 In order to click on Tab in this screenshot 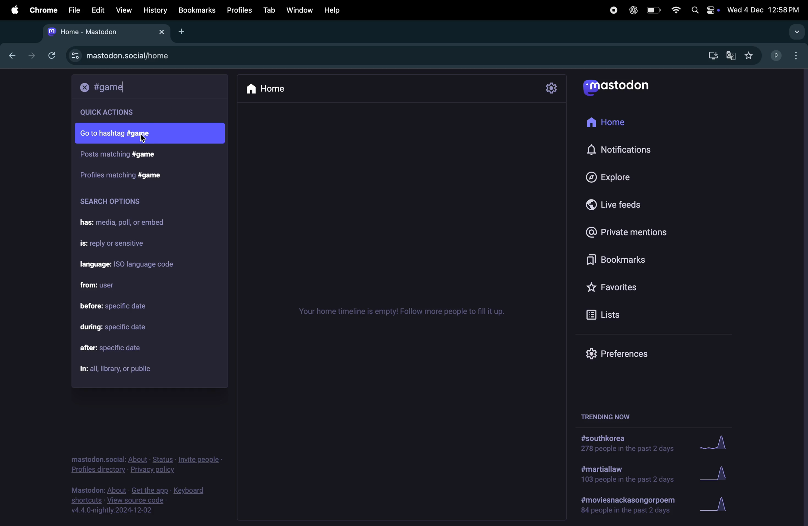, I will do `click(269, 10)`.